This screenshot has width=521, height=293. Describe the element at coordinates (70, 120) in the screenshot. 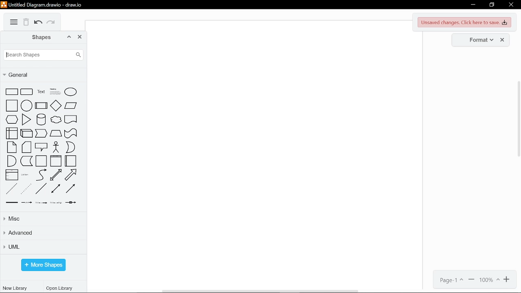

I see `document` at that location.